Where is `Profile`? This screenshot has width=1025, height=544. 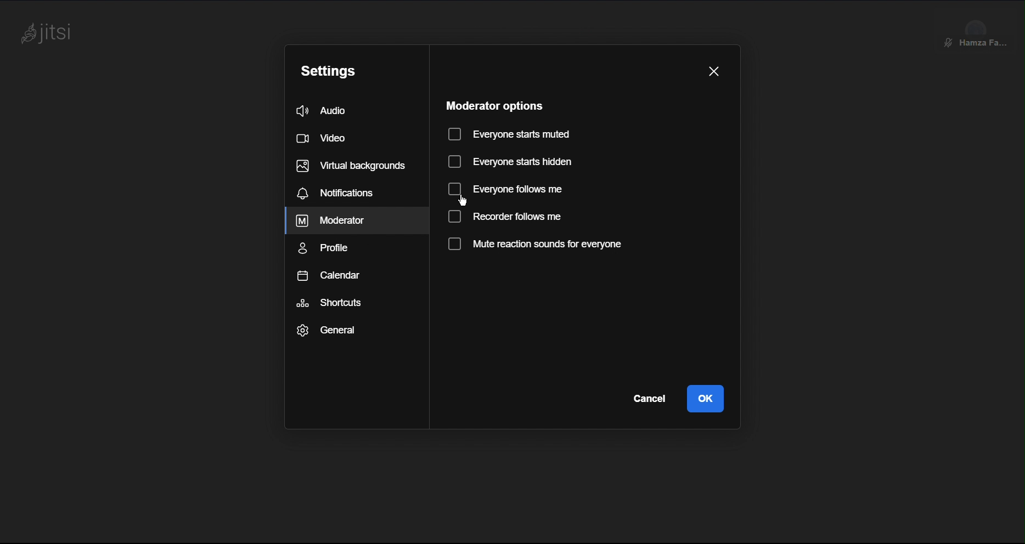
Profile is located at coordinates (328, 248).